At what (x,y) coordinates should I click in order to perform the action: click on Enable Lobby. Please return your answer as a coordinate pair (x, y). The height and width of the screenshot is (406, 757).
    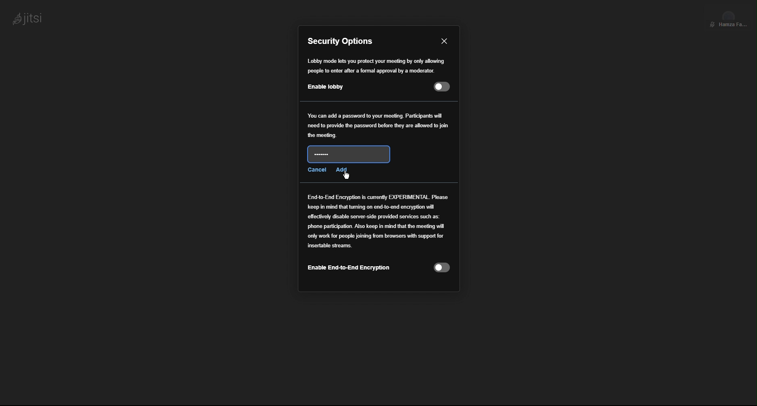
    Looking at the image, I should click on (376, 74).